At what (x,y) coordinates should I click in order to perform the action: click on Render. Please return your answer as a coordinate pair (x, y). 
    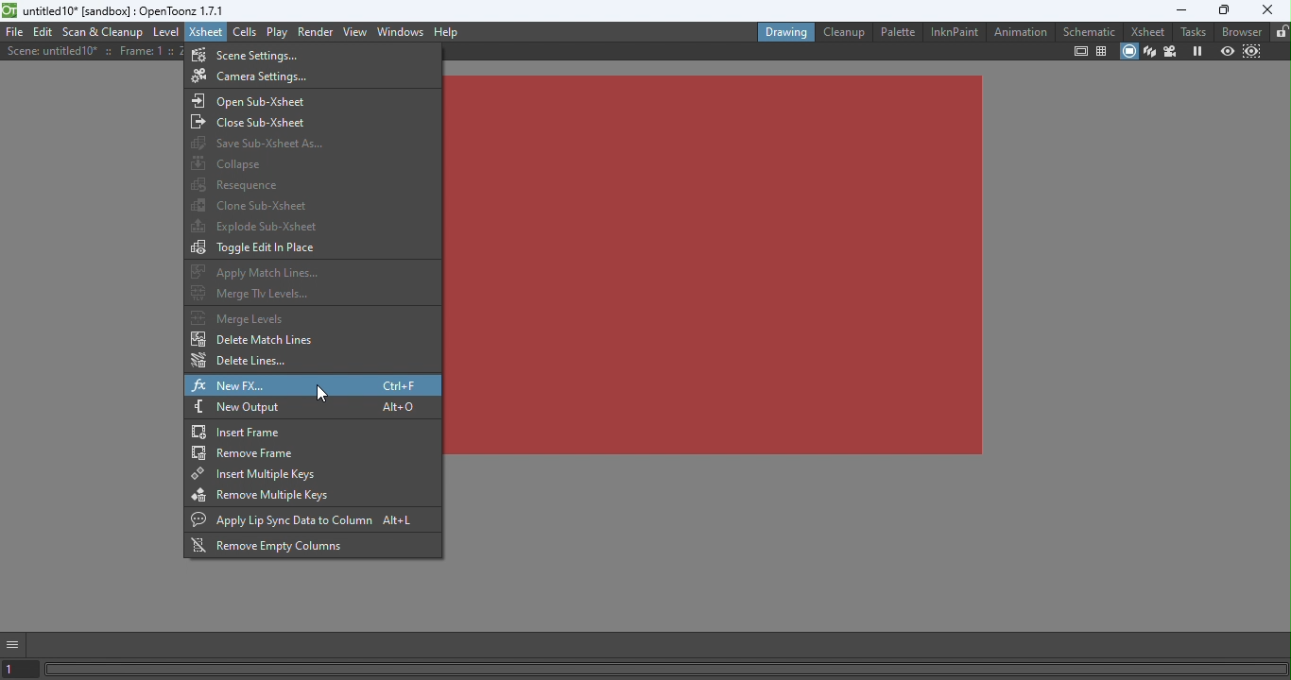
    Looking at the image, I should click on (318, 30).